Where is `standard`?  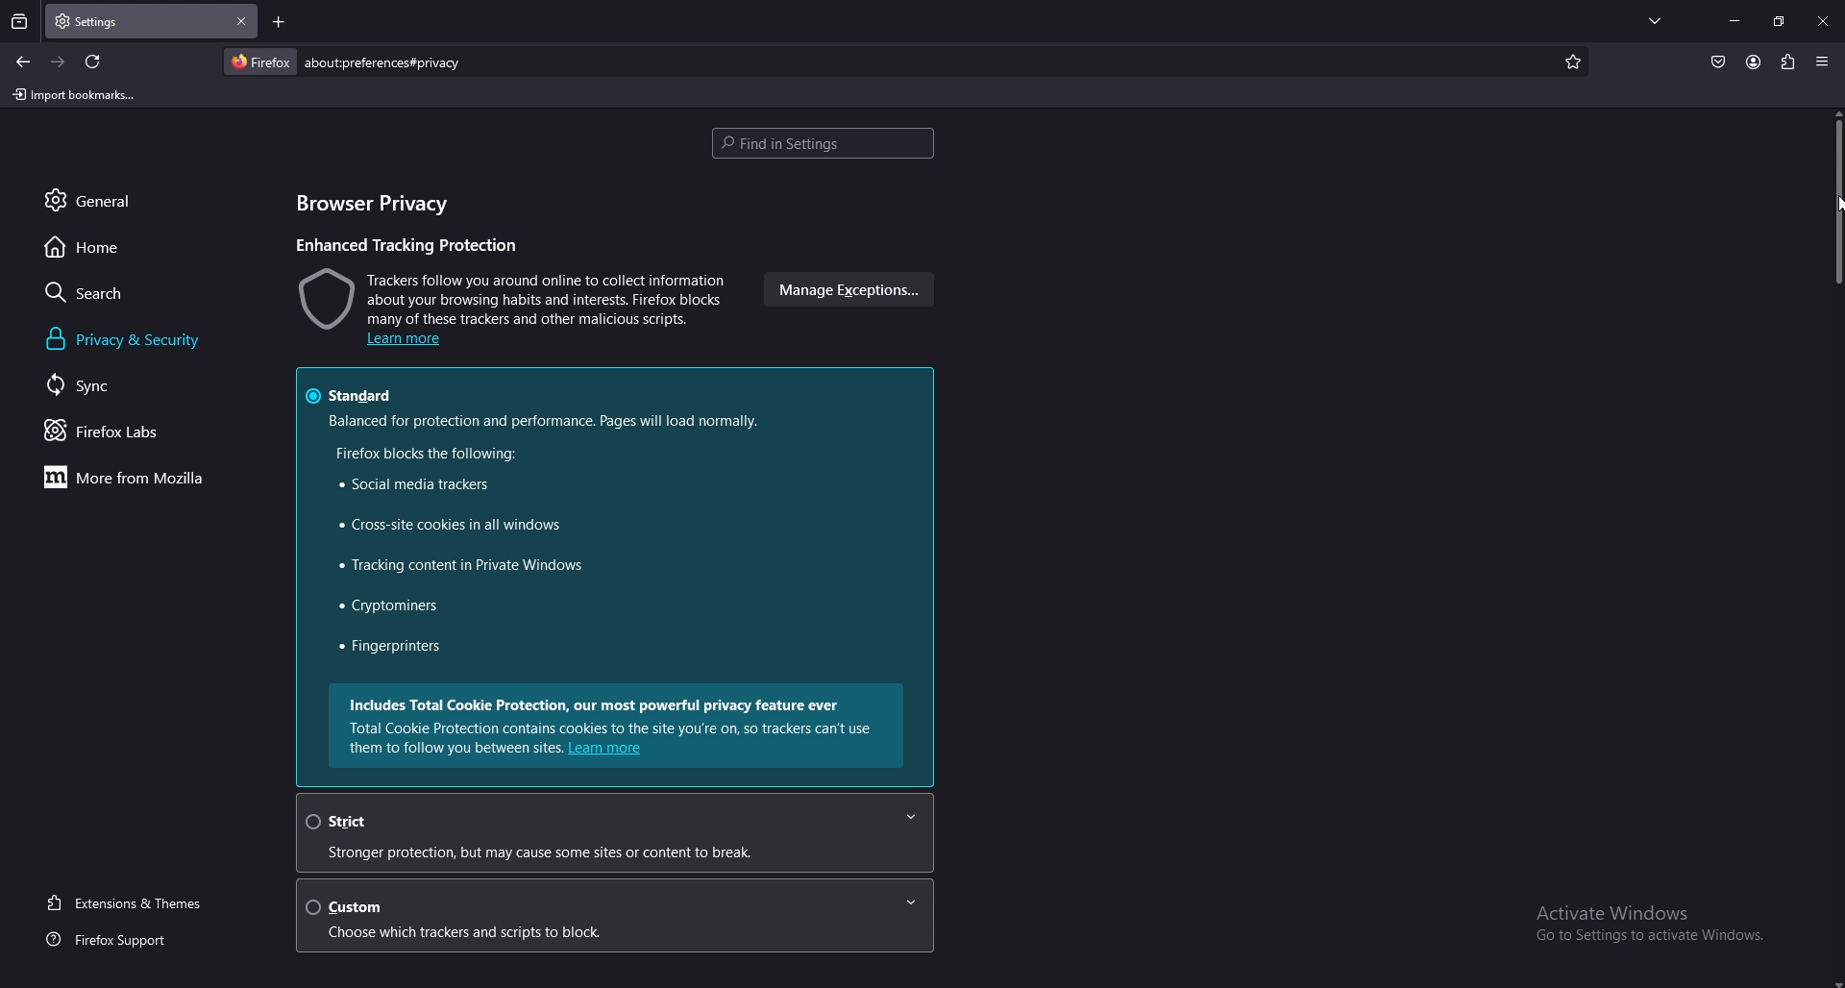
standard is located at coordinates (613, 574).